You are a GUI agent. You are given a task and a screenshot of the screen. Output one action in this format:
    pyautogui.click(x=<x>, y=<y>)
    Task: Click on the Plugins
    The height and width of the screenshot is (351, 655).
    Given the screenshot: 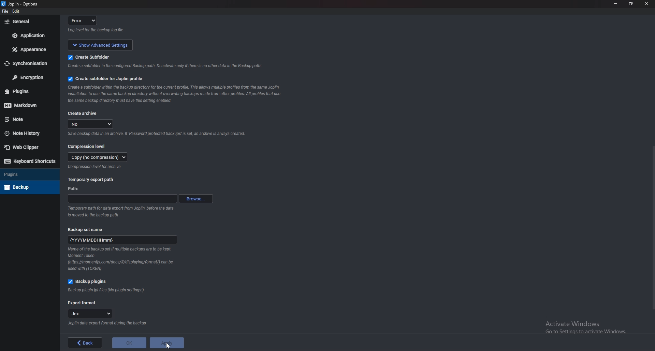 What is the action you would take?
    pyautogui.click(x=27, y=91)
    